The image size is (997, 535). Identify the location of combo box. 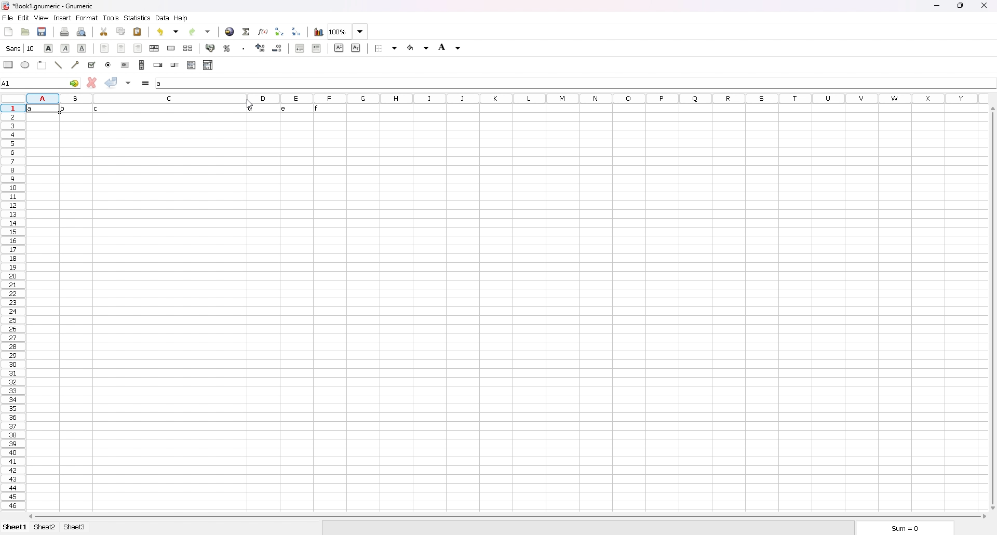
(208, 65).